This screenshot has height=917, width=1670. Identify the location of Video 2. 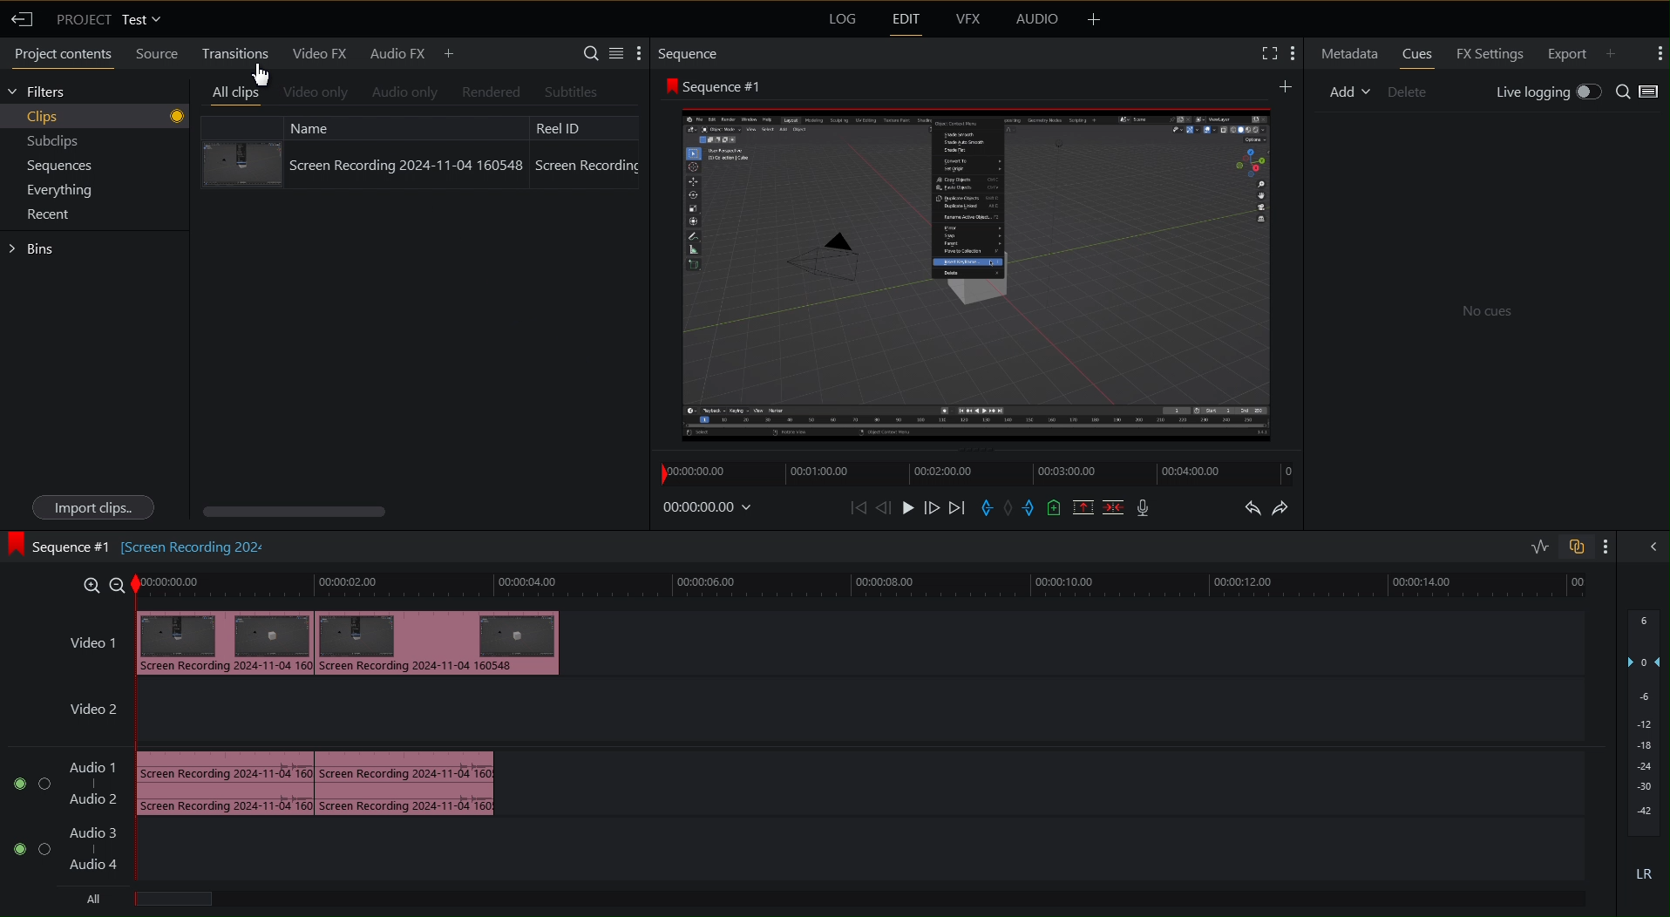
(93, 713).